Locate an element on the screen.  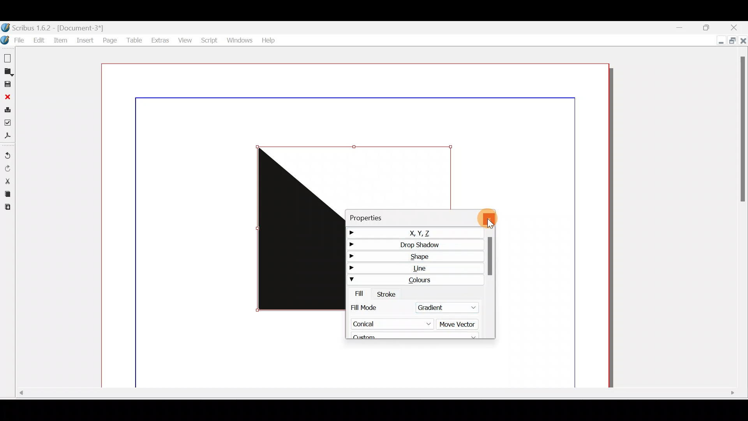
Insert is located at coordinates (85, 41).